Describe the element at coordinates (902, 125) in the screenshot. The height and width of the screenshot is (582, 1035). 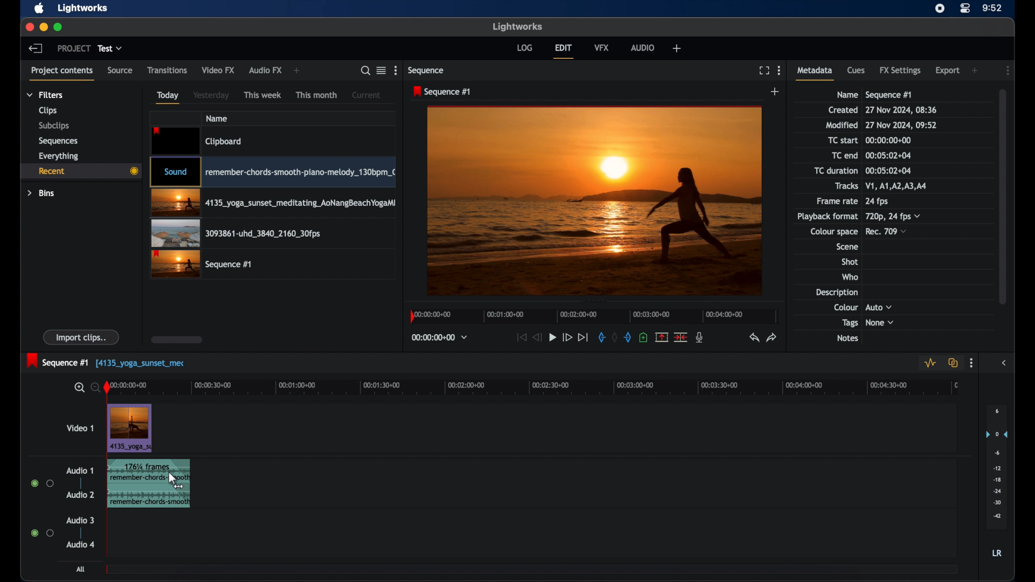
I see `modified` at that location.